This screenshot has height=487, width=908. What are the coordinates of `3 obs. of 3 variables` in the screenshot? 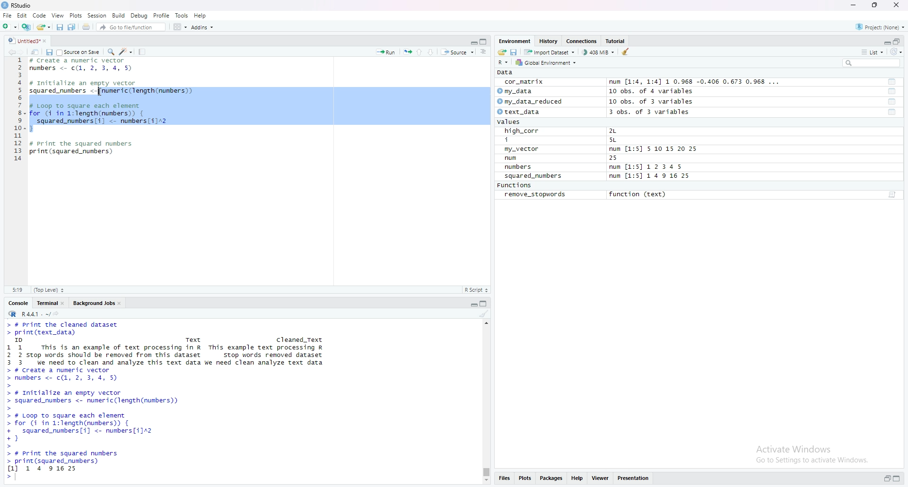 It's located at (655, 113).